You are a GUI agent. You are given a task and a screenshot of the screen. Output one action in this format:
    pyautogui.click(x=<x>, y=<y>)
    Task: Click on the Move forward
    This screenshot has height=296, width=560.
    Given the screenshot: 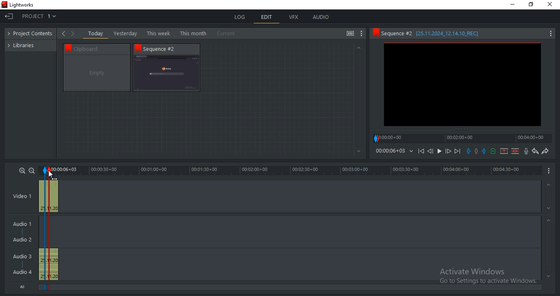 What is the action you would take?
    pyautogui.click(x=457, y=151)
    